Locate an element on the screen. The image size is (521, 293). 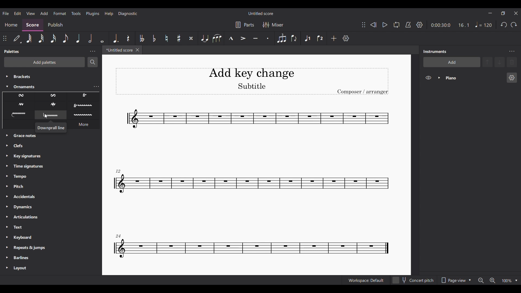
Toggle flat is located at coordinates (154, 39).